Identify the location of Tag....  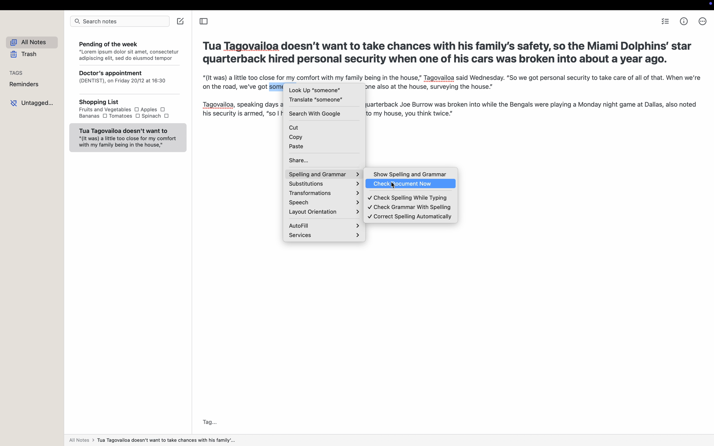
(209, 422).